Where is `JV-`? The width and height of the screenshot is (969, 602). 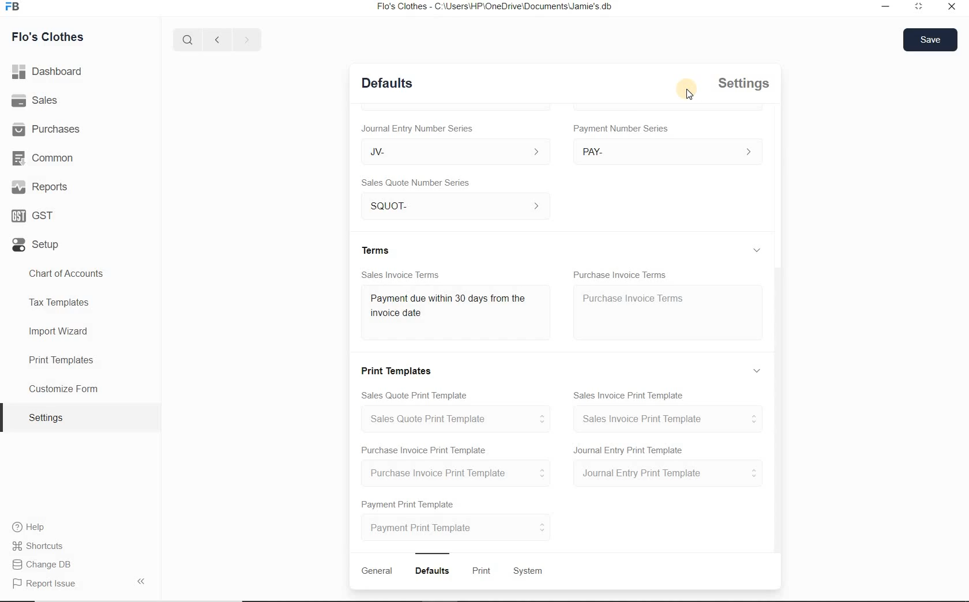 JV- is located at coordinates (455, 152).